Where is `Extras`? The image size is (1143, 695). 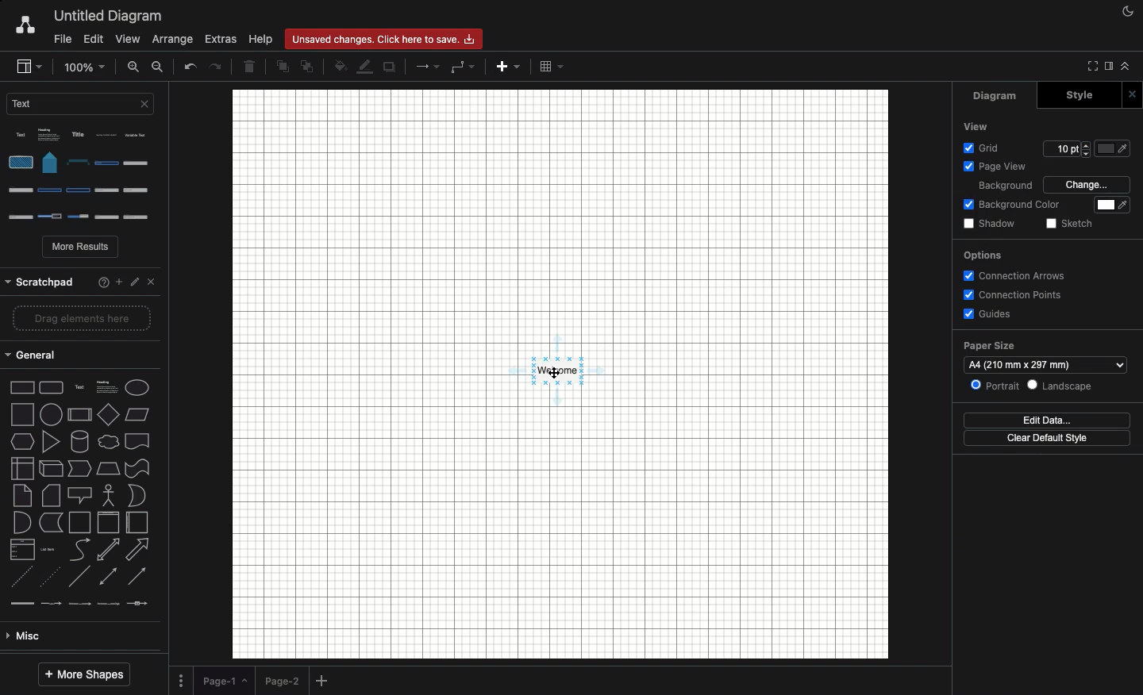 Extras is located at coordinates (221, 40).